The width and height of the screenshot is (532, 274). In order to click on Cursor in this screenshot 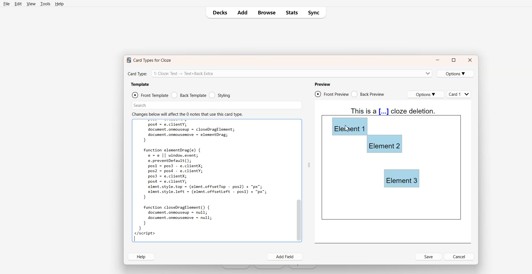, I will do `click(347, 129)`.